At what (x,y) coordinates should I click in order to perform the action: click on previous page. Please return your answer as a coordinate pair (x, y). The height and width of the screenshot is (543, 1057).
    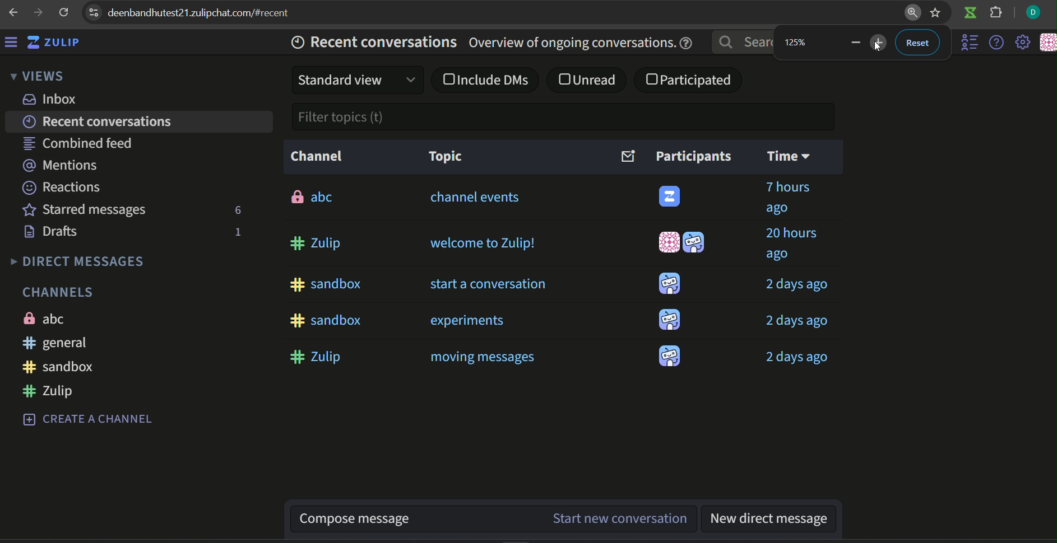
    Looking at the image, I should click on (12, 11).